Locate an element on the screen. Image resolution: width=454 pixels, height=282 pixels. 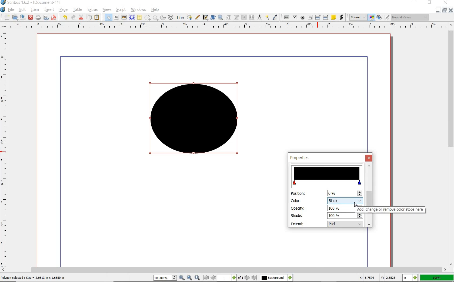
previous is located at coordinates (214, 278).